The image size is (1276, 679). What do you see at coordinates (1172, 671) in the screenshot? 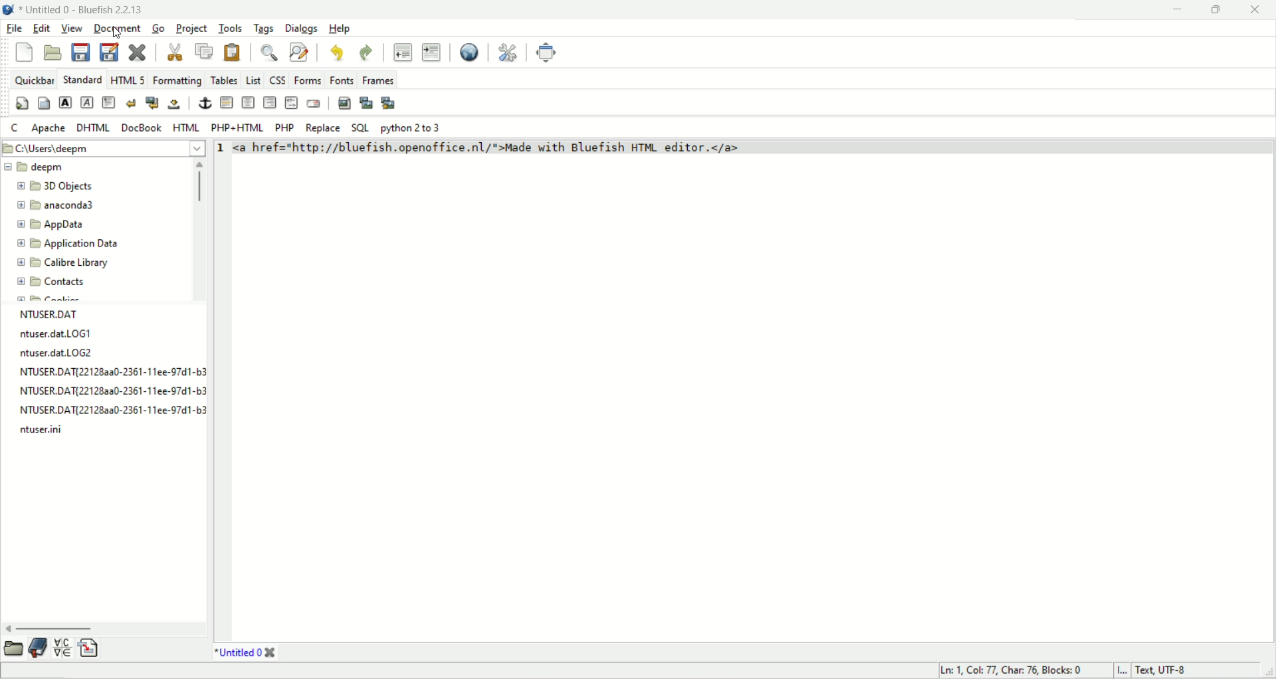
I see `text, UTF-8` at bounding box center [1172, 671].